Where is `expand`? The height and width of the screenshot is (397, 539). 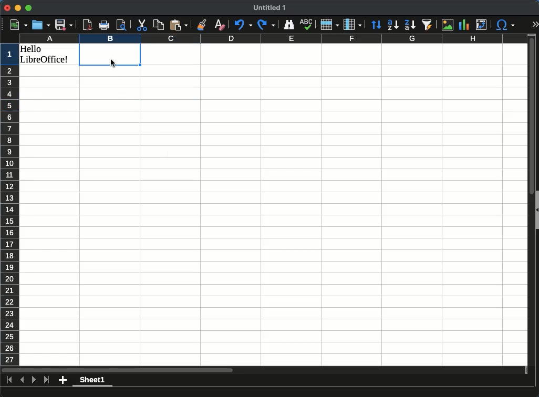
expand is located at coordinates (536, 25).